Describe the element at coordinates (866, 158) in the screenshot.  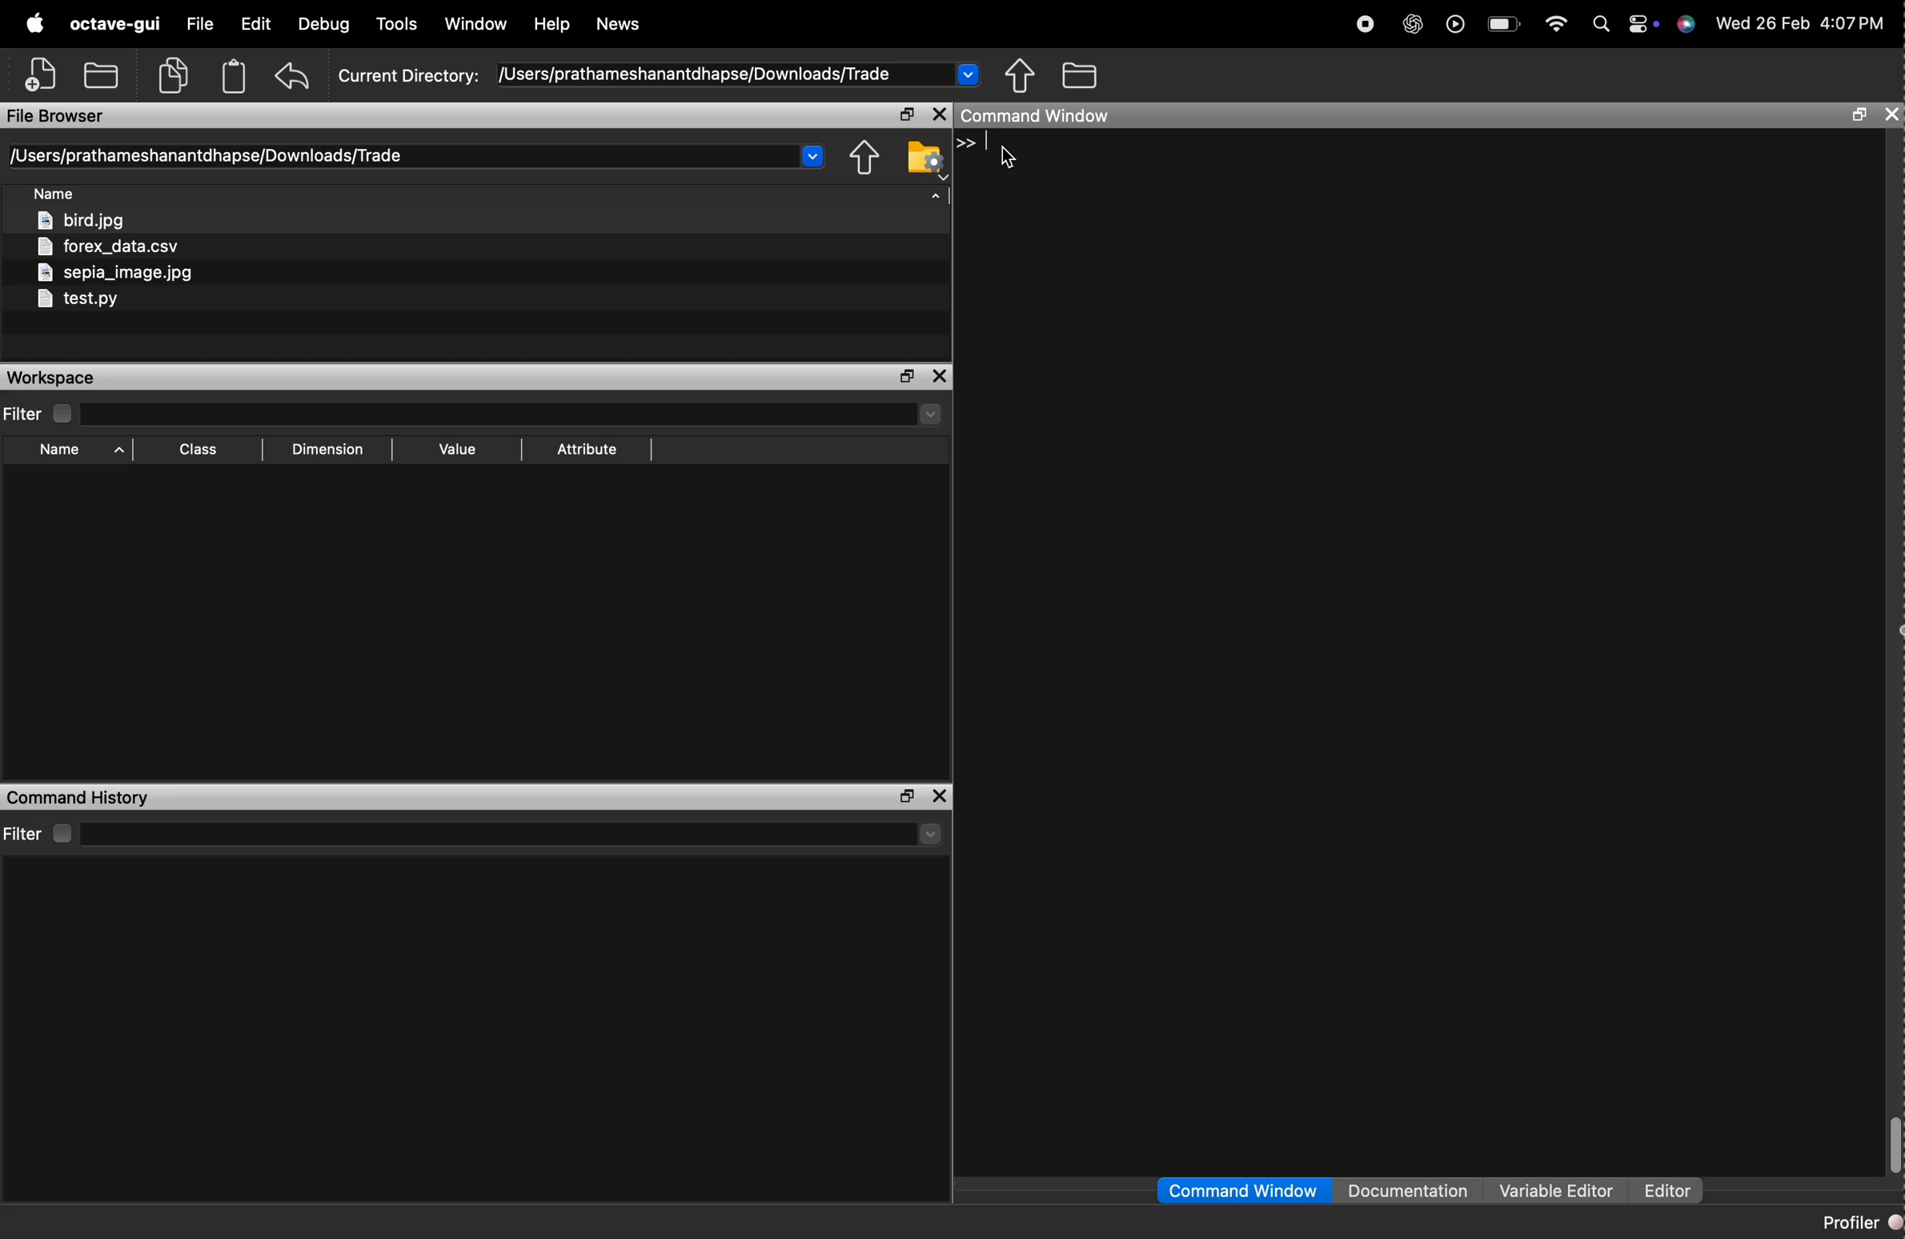
I see `share` at that location.